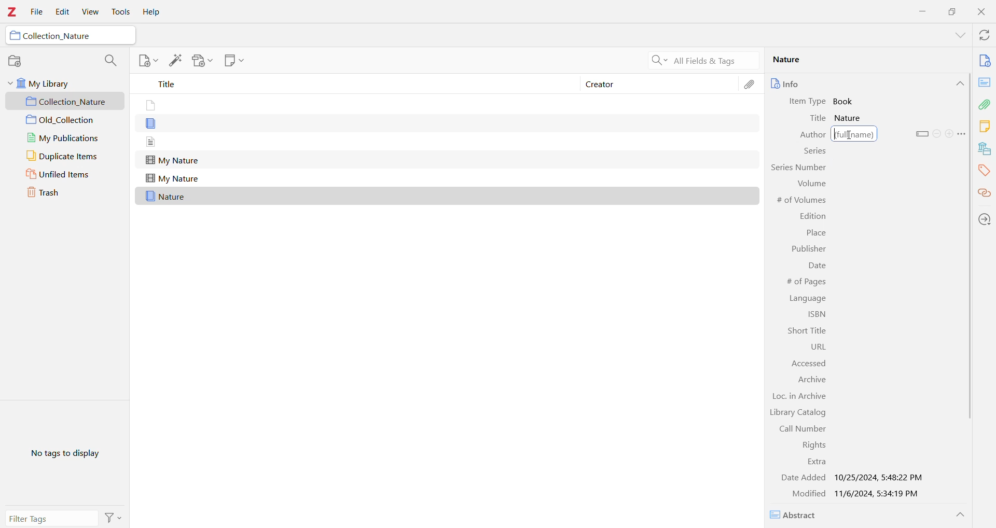  Describe the element at coordinates (985, 36) in the screenshot. I see `Sync with zotero.org` at that location.